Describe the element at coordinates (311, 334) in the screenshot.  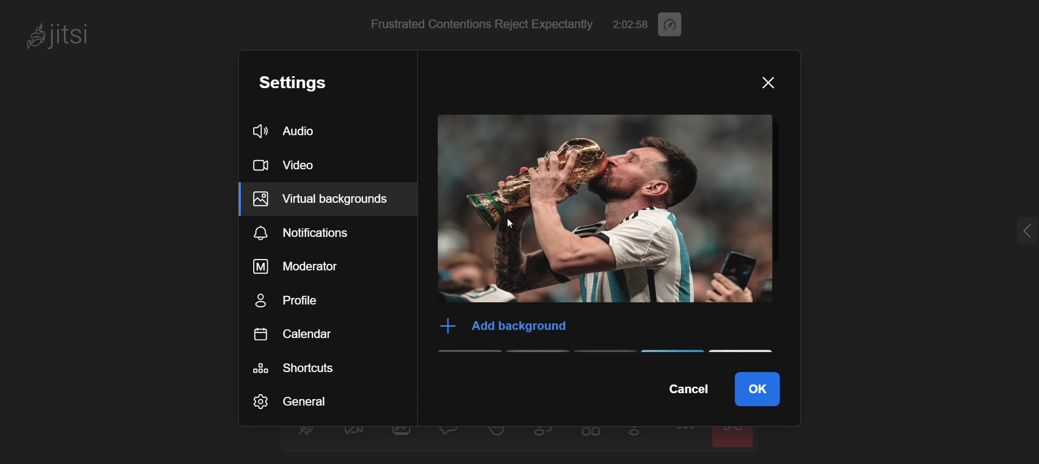
I see `calendar` at that location.